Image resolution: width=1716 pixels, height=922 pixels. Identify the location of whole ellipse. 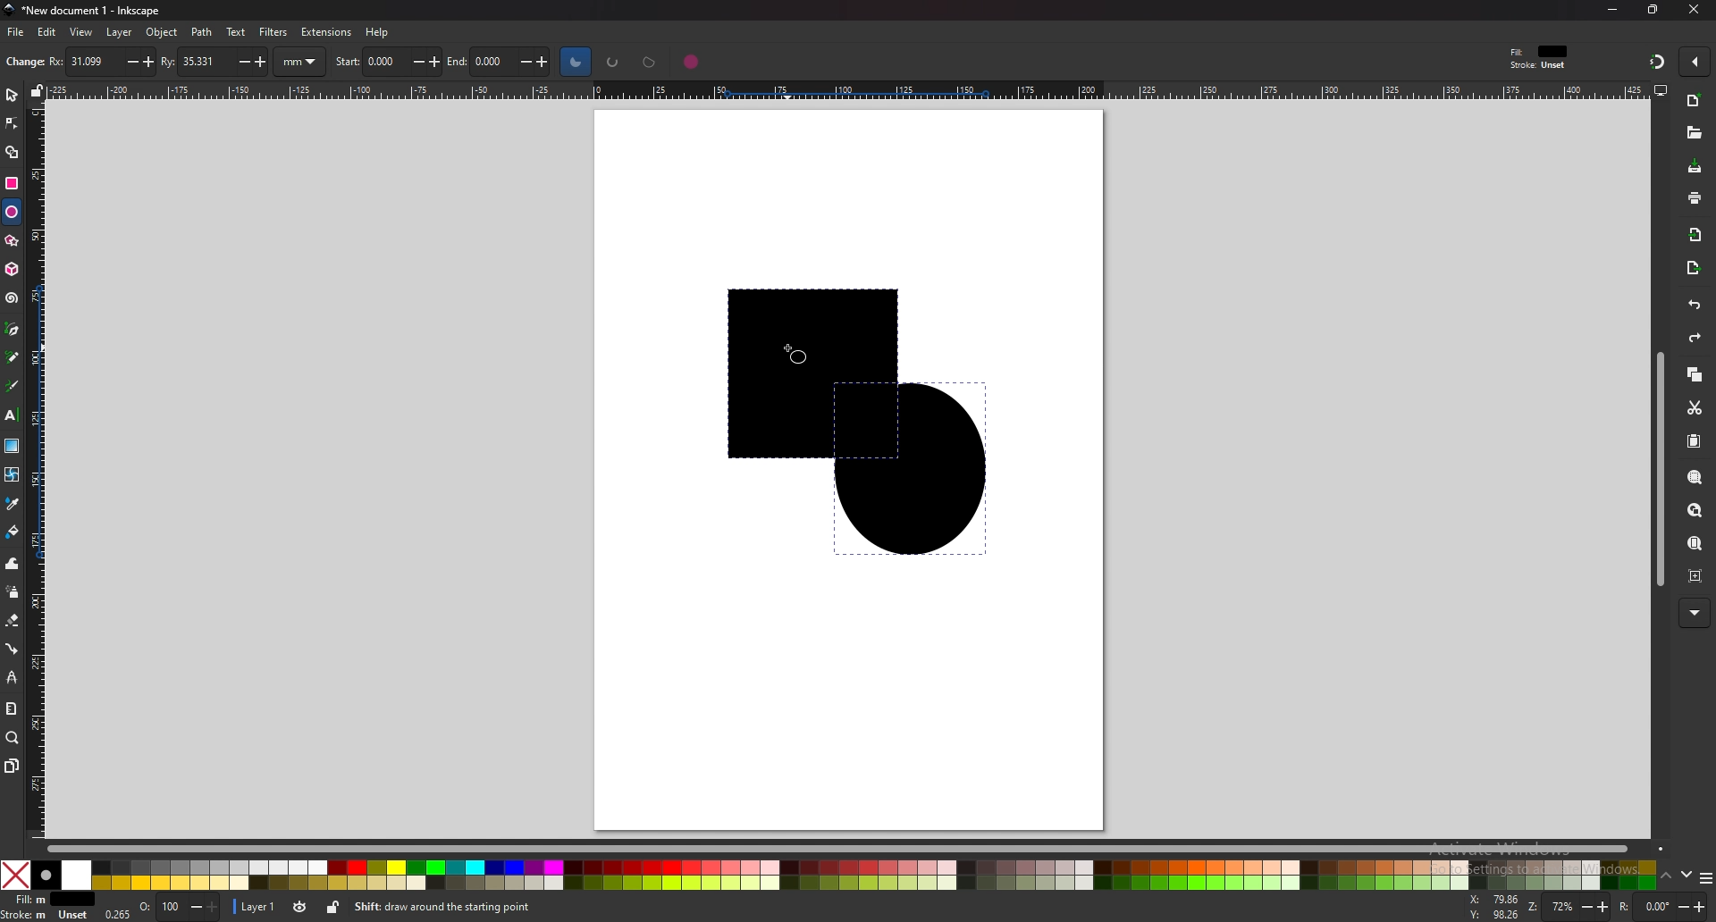
(692, 61).